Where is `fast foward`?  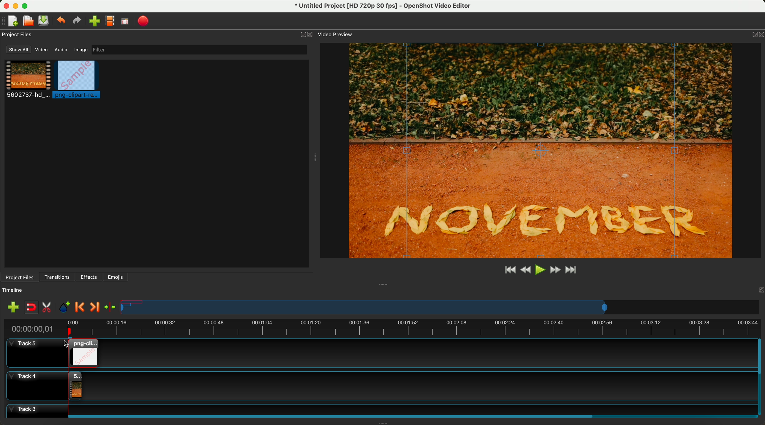
fast foward is located at coordinates (554, 271).